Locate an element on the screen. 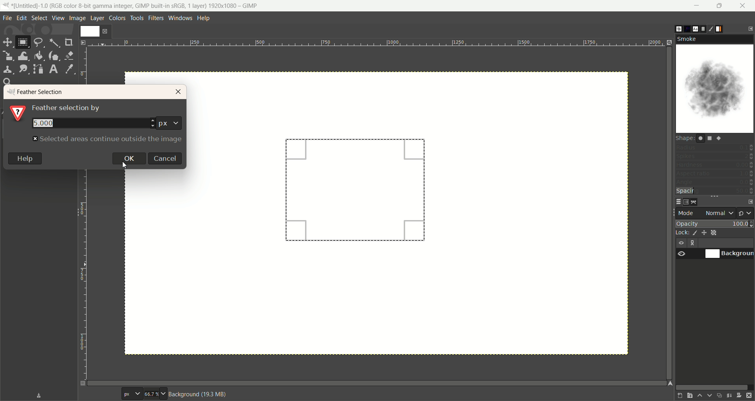 Image resolution: width=755 pixels, height=401 pixels. scale tool is located at coordinates (8, 56).